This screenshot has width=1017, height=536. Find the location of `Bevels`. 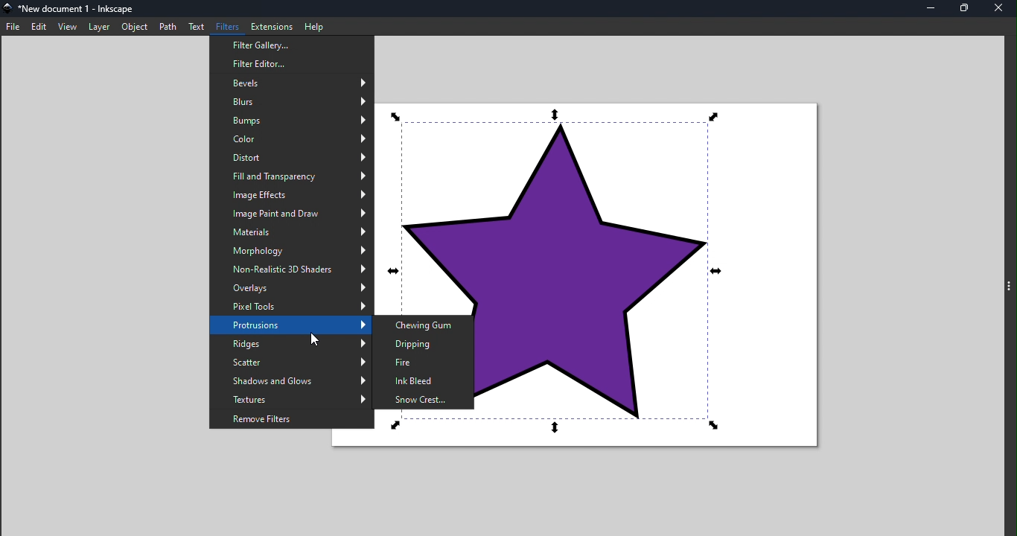

Bevels is located at coordinates (292, 84).